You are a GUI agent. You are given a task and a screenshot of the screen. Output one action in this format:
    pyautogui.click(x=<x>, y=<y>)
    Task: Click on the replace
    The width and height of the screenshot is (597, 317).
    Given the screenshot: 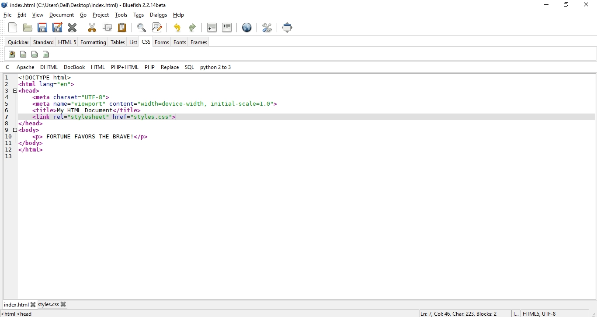 What is the action you would take?
    pyautogui.click(x=170, y=67)
    